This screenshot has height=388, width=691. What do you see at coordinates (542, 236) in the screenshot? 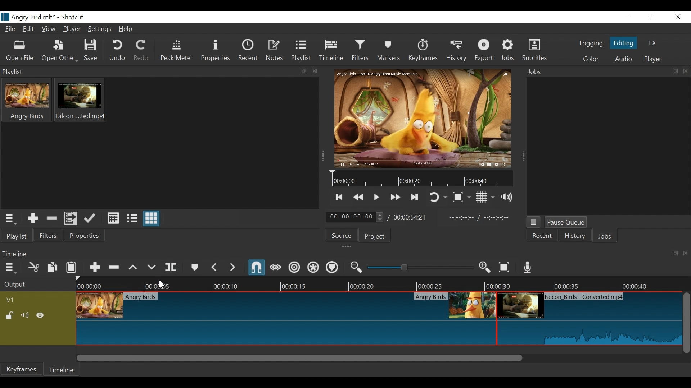
I see `Recent` at bounding box center [542, 236].